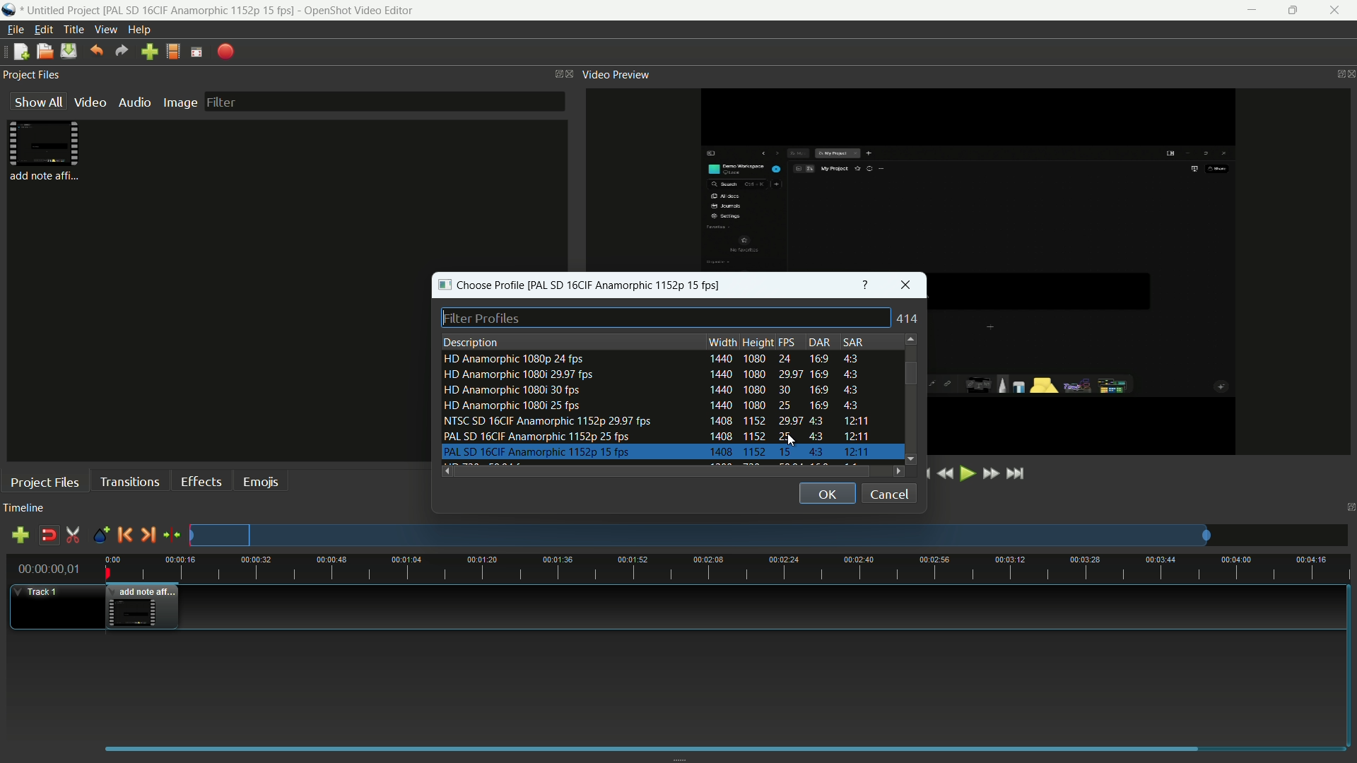  What do you see at coordinates (652, 359) in the screenshot?
I see `profile-1` at bounding box center [652, 359].